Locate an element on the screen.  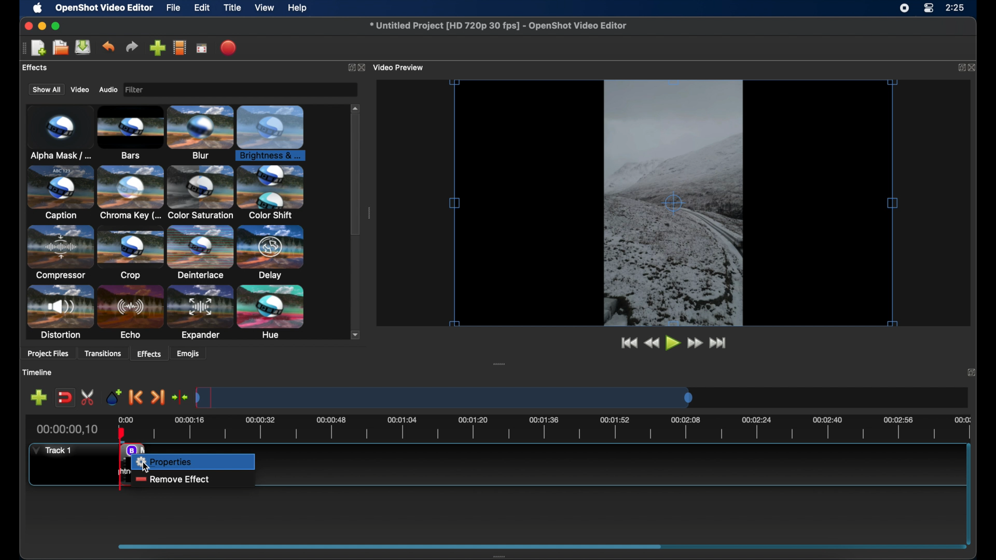
explore profiles is located at coordinates (181, 48).